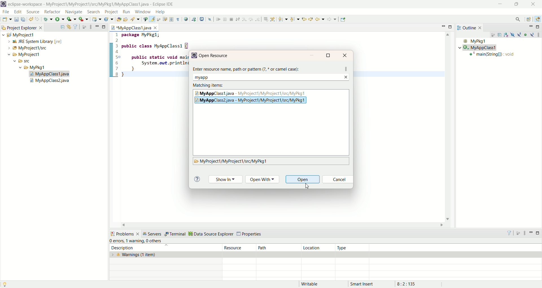 This screenshot has width=542, height=288. Describe the element at coordinates (366, 284) in the screenshot. I see `smart insert` at that location.